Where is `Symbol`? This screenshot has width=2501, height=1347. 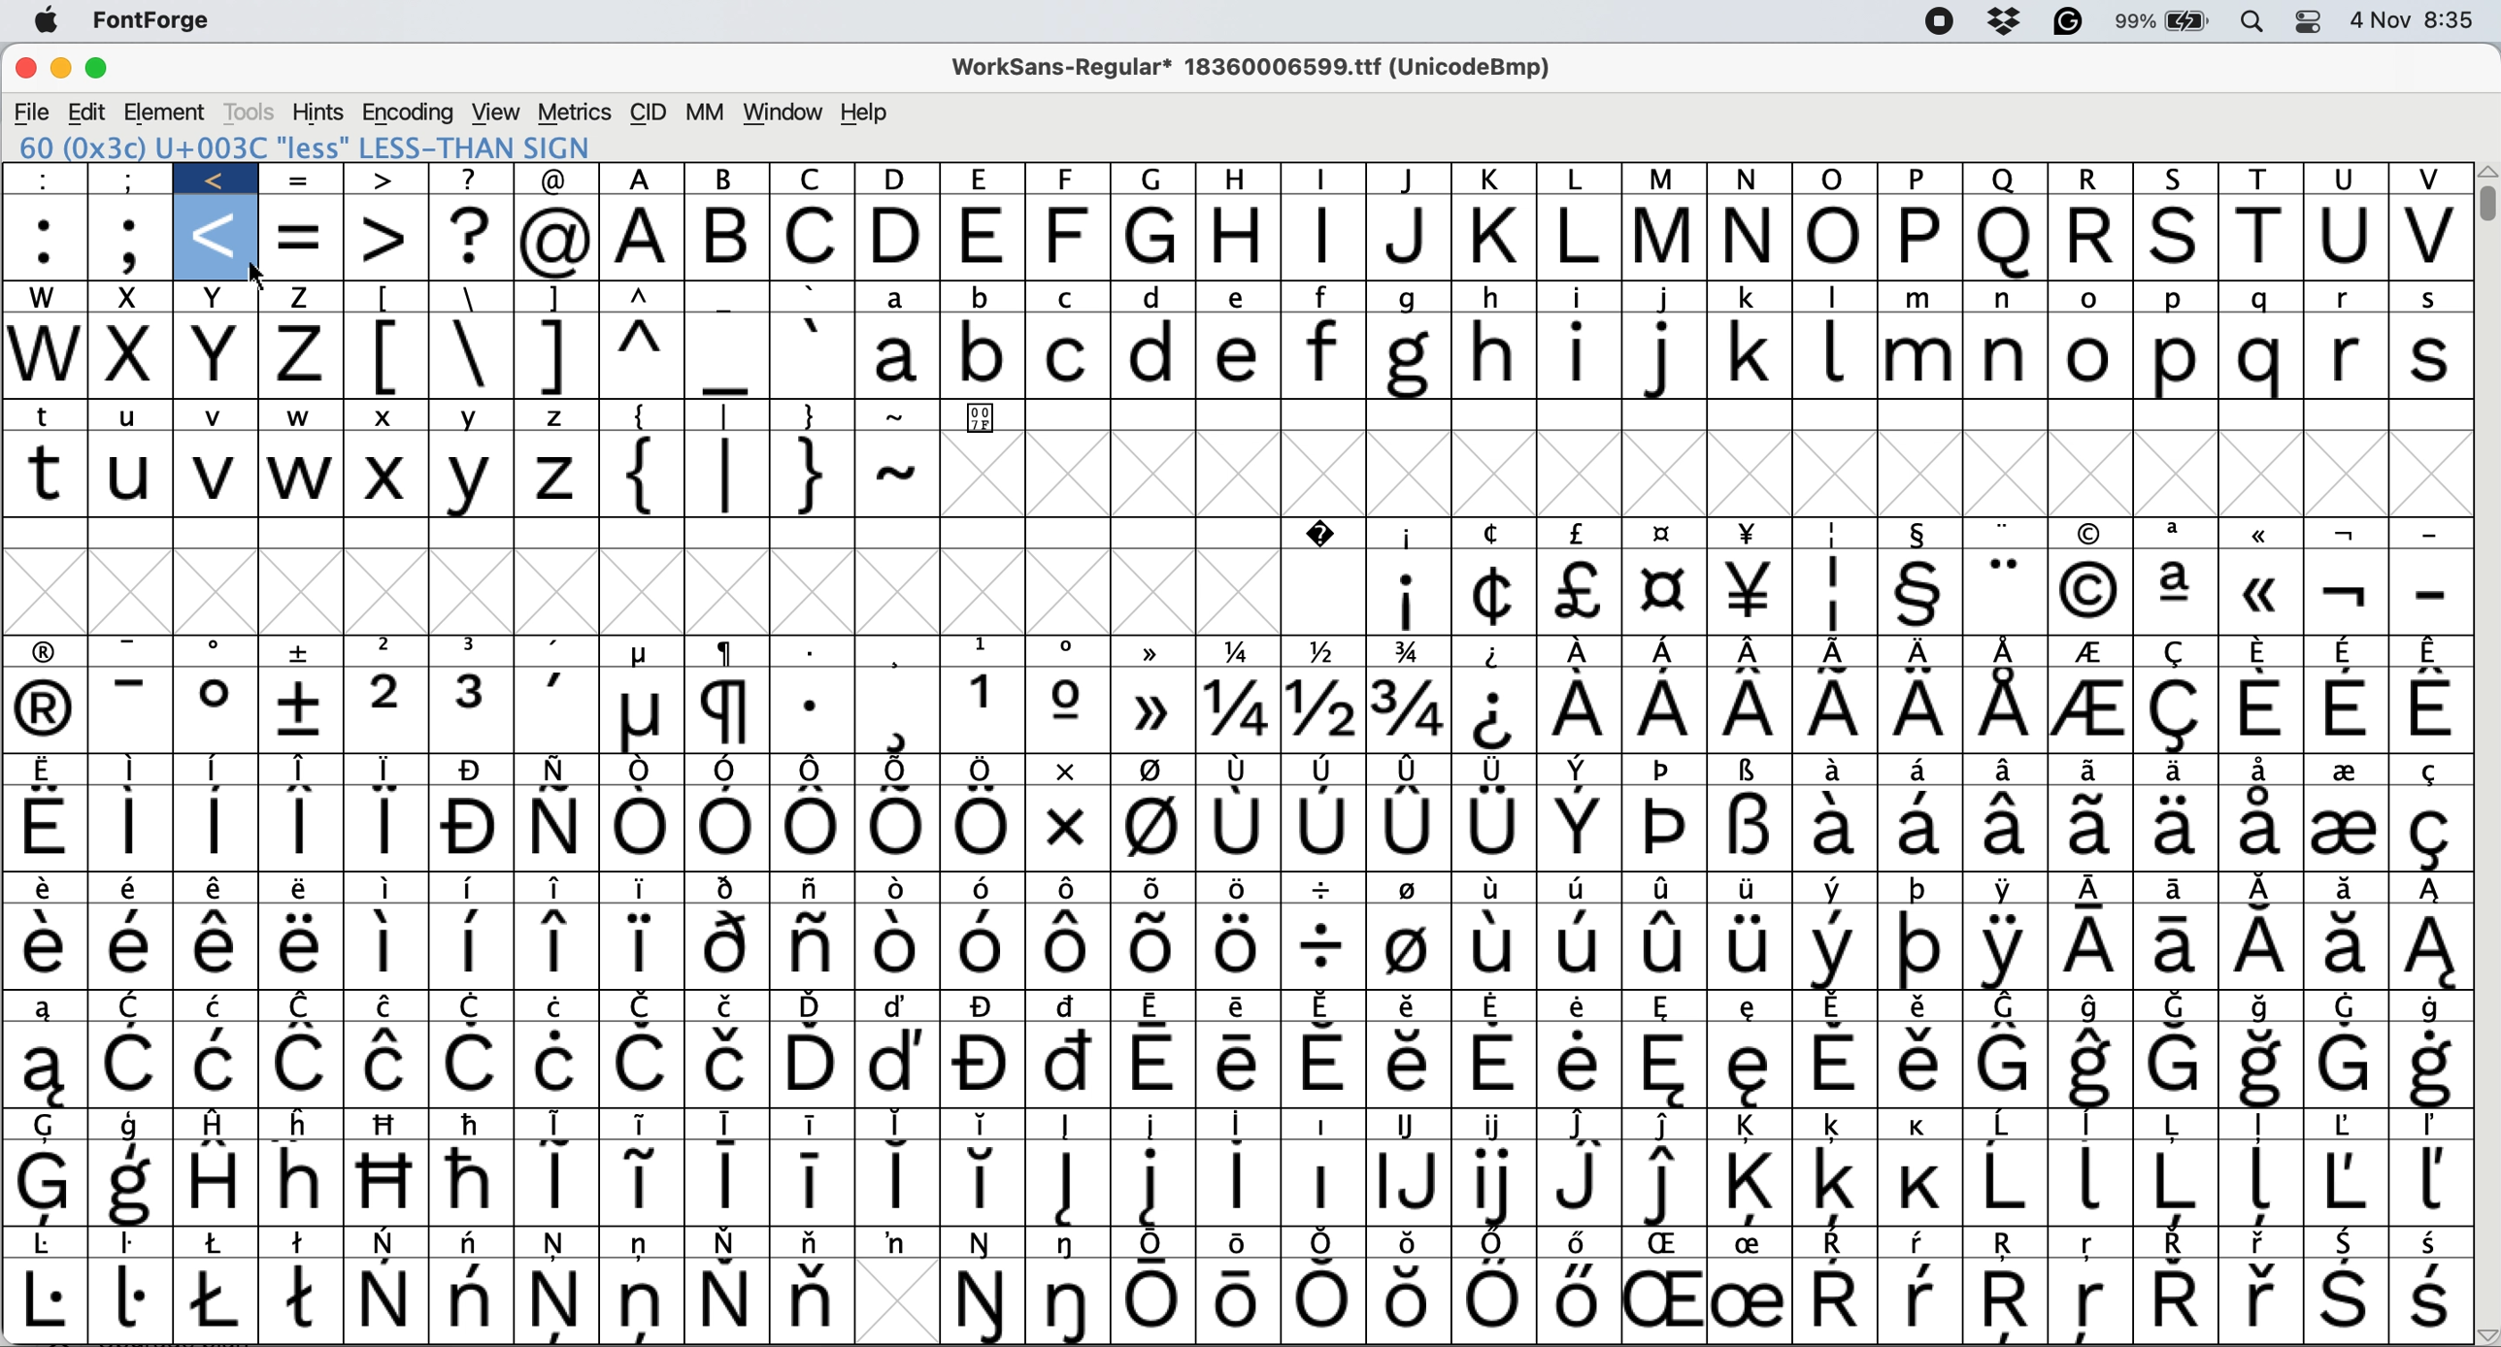
Symbol is located at coordinates (1921, 1067).